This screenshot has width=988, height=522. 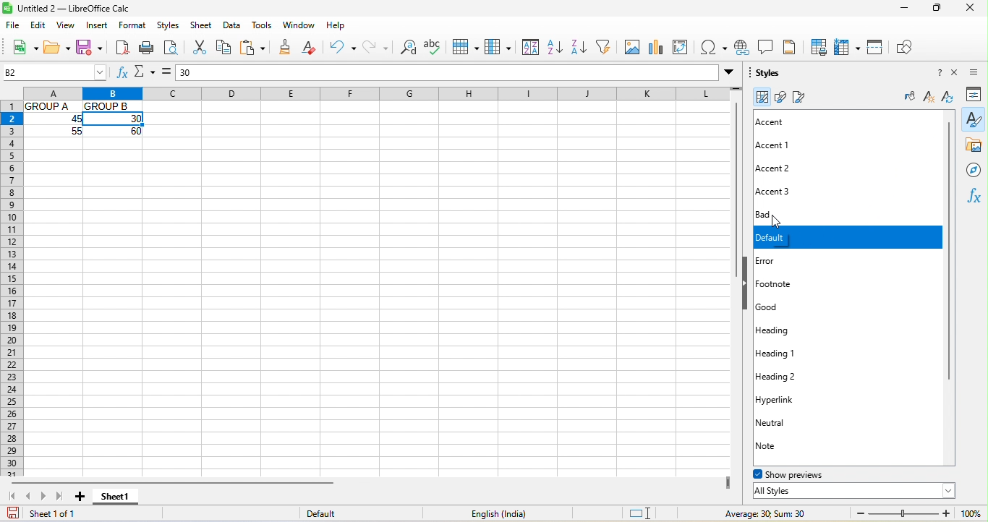 I want to click on export directly as pdf, so click(x=122, y=49).